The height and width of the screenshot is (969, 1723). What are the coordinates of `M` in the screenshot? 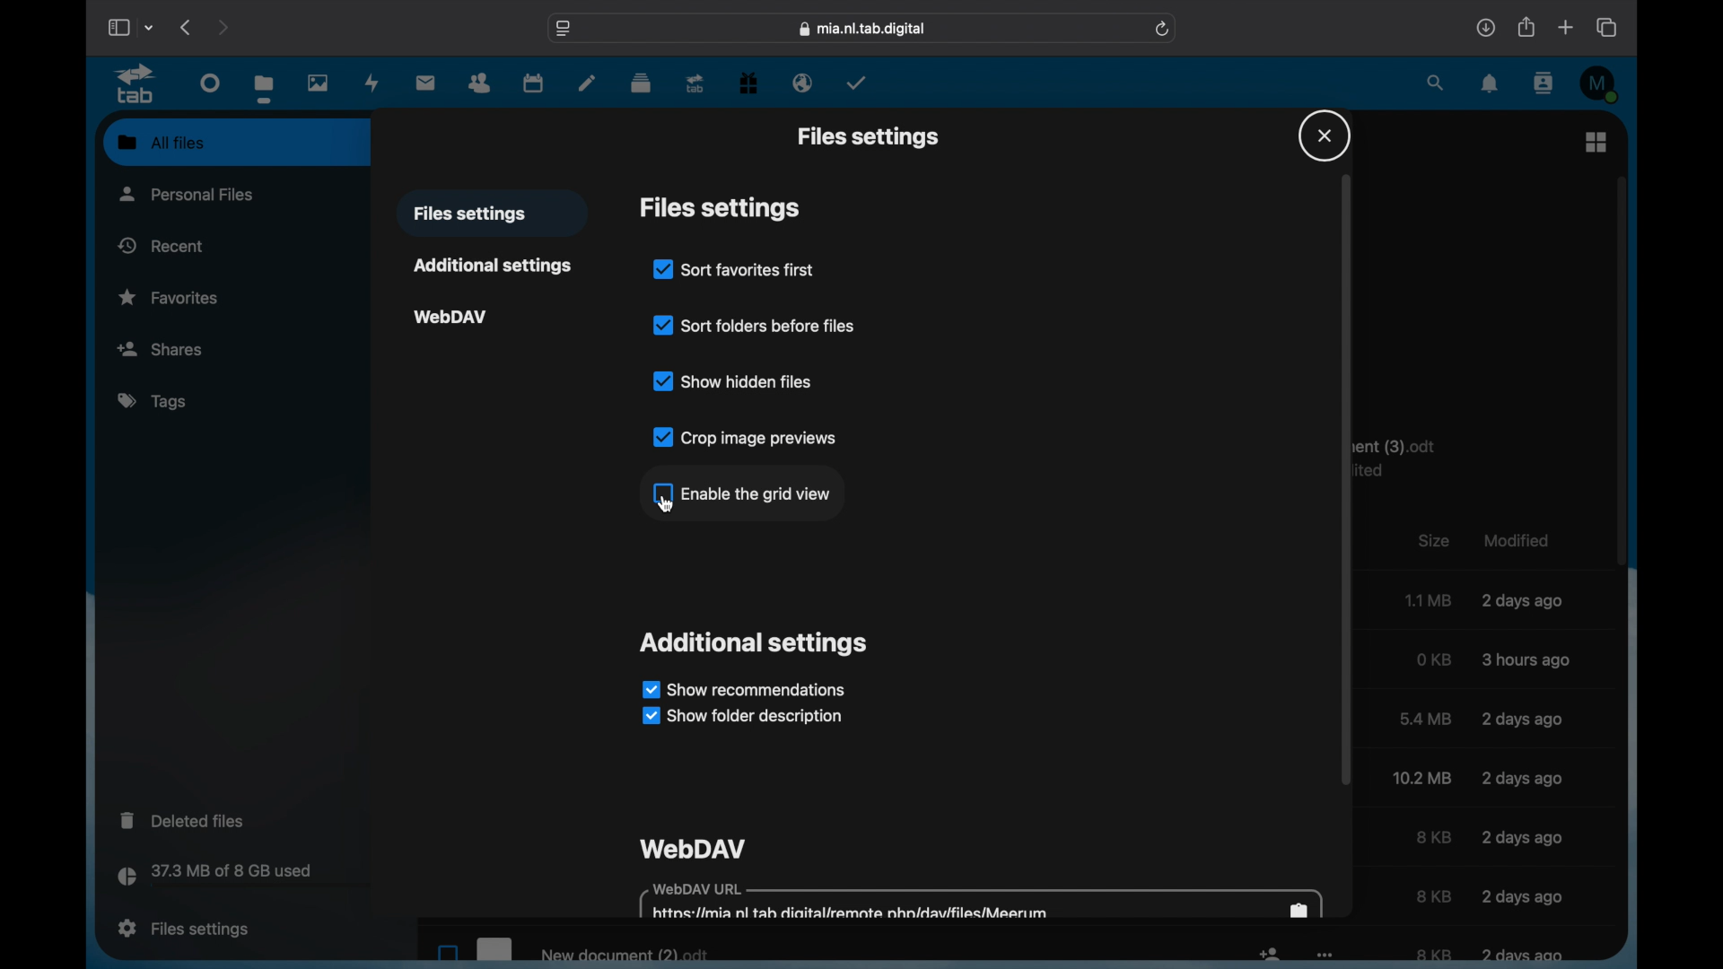 It's located at (1600, 83).